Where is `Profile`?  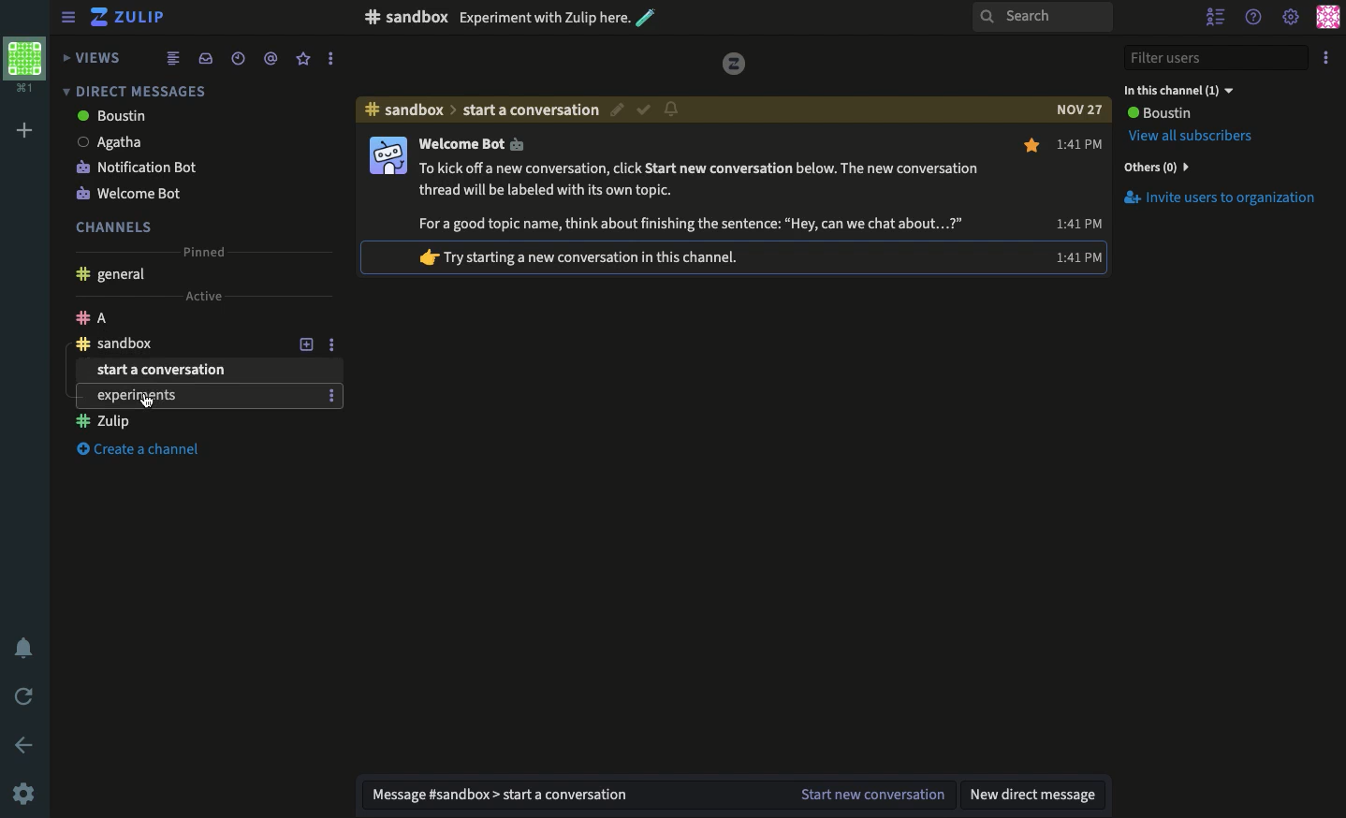
Profile is located at coordinates (23, 63).